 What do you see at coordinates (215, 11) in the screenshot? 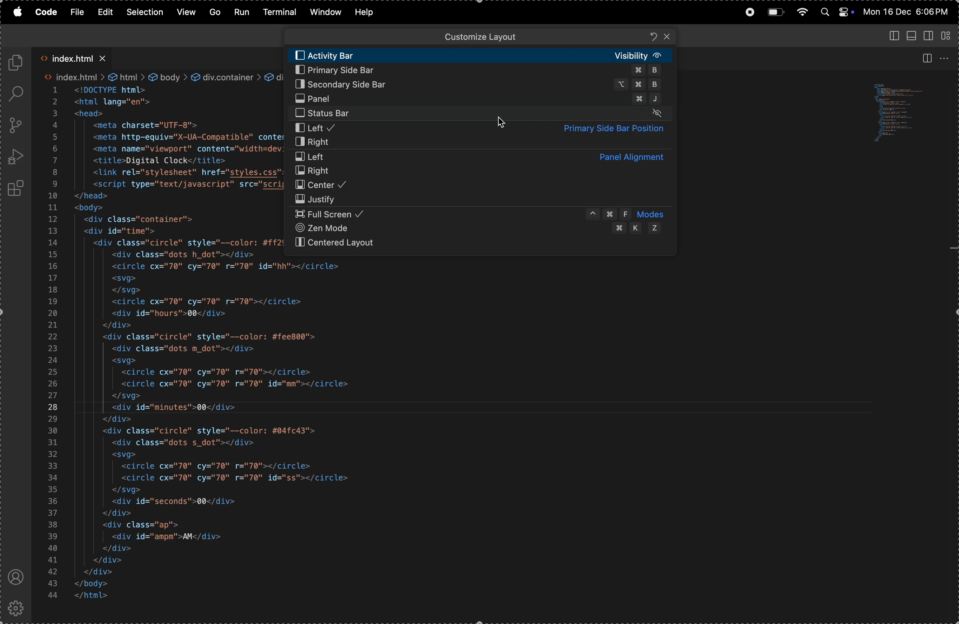
I see `Go` at bounding box center [215, 11].